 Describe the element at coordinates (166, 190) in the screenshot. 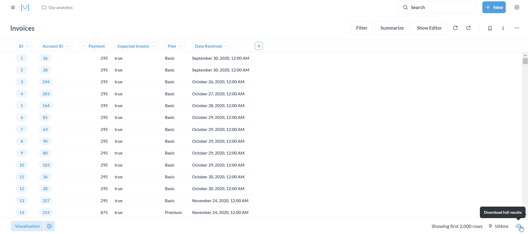

I see `Basic` at that location.